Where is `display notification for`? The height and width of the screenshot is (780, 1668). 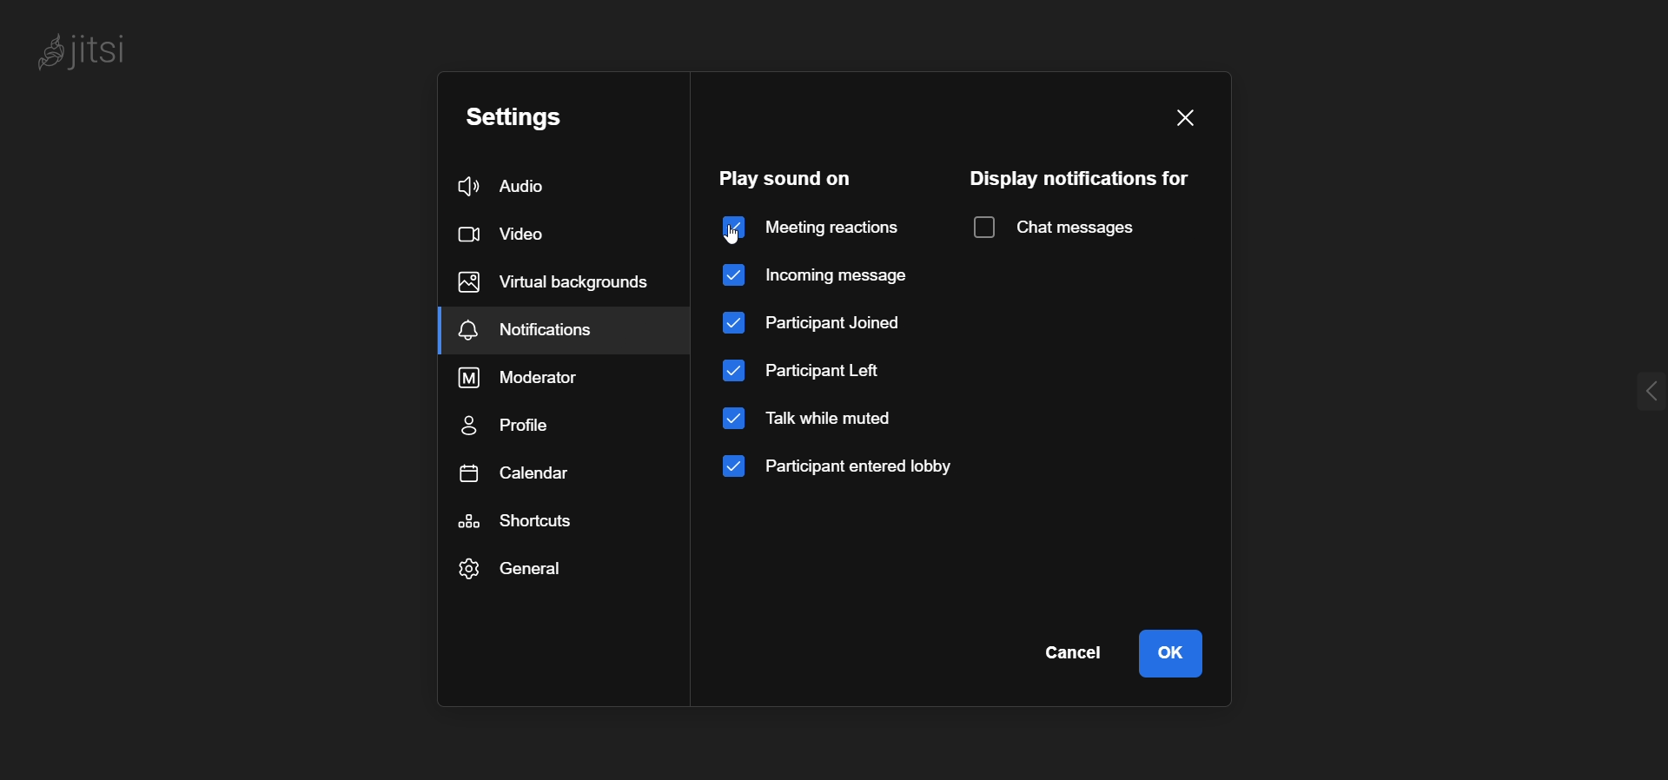
display notification for is located at coordinates (1077, 179).